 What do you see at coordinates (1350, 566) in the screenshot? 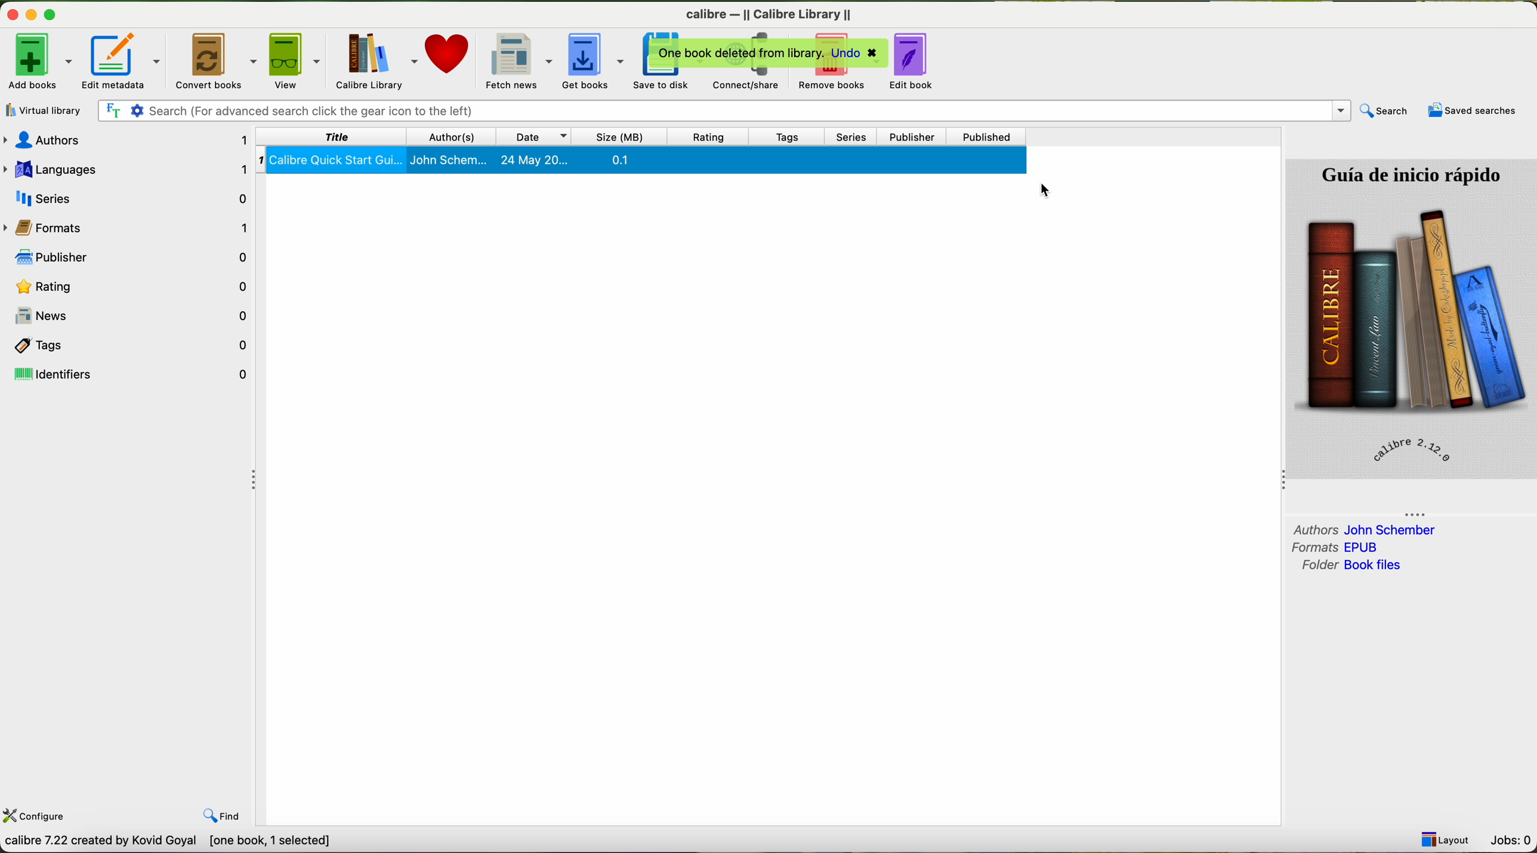
I see `folder book files` at bounding box center [1350, 566].